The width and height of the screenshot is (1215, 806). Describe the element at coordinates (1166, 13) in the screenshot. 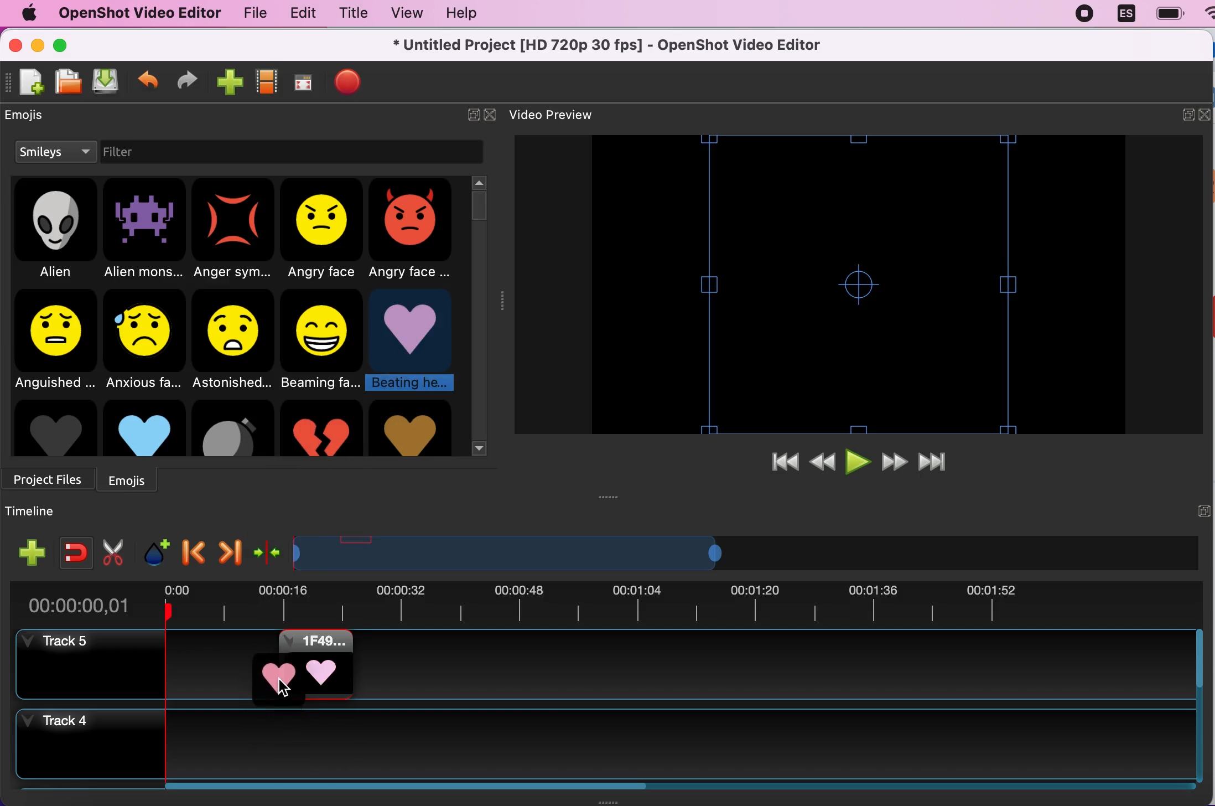

I see `battery` at that location.